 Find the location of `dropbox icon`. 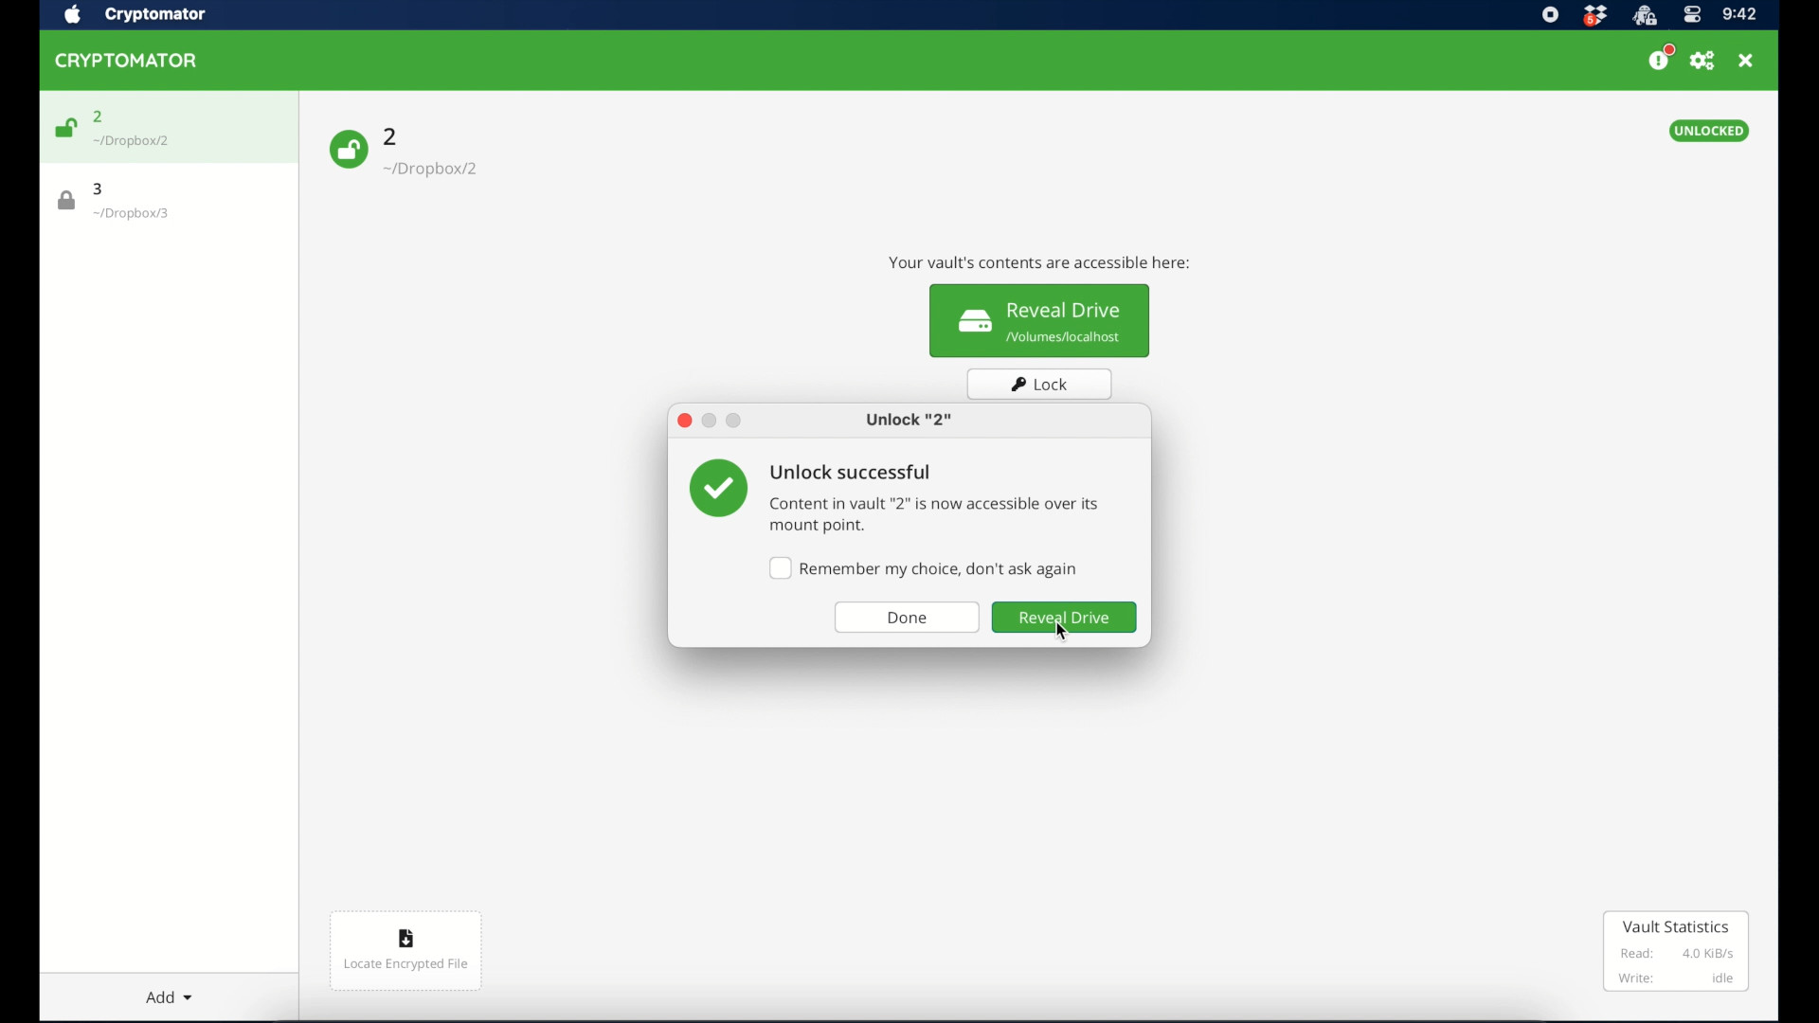

dropbox icon is located at coordinates (1594, 16).